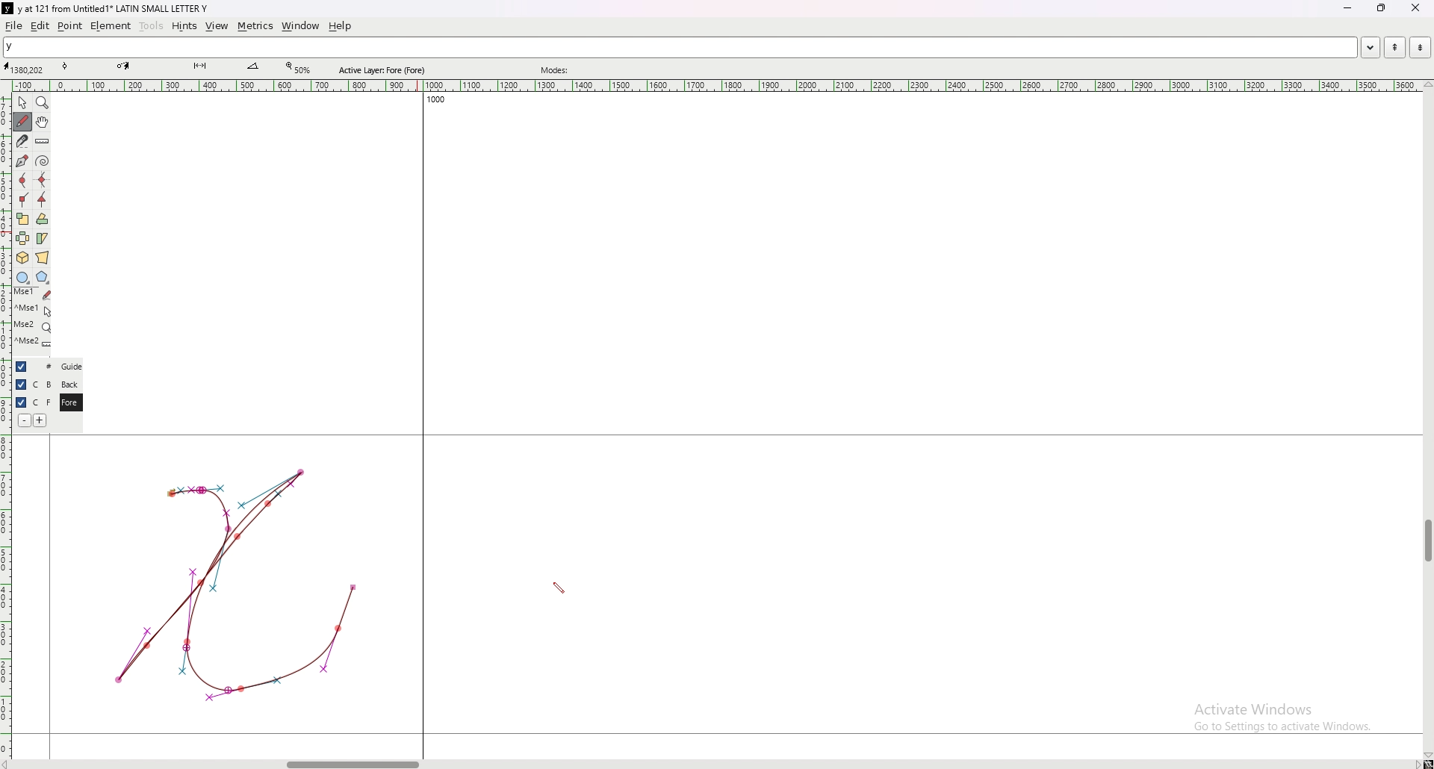 The image size is (1434, 769). I want to click on mse 2, so click(33, 343).